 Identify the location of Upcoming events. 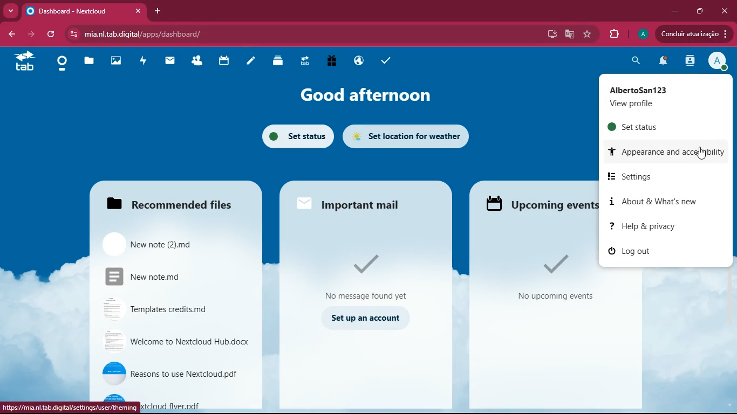
(541, 203).